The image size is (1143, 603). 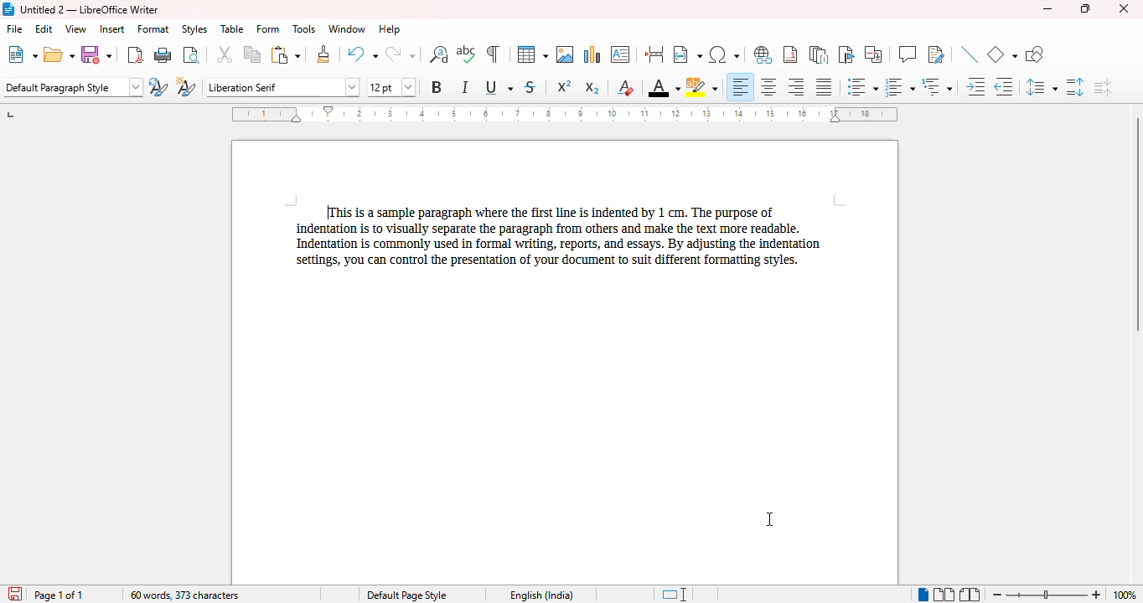 I want to click on insert comment, so click(x=907, y=54).